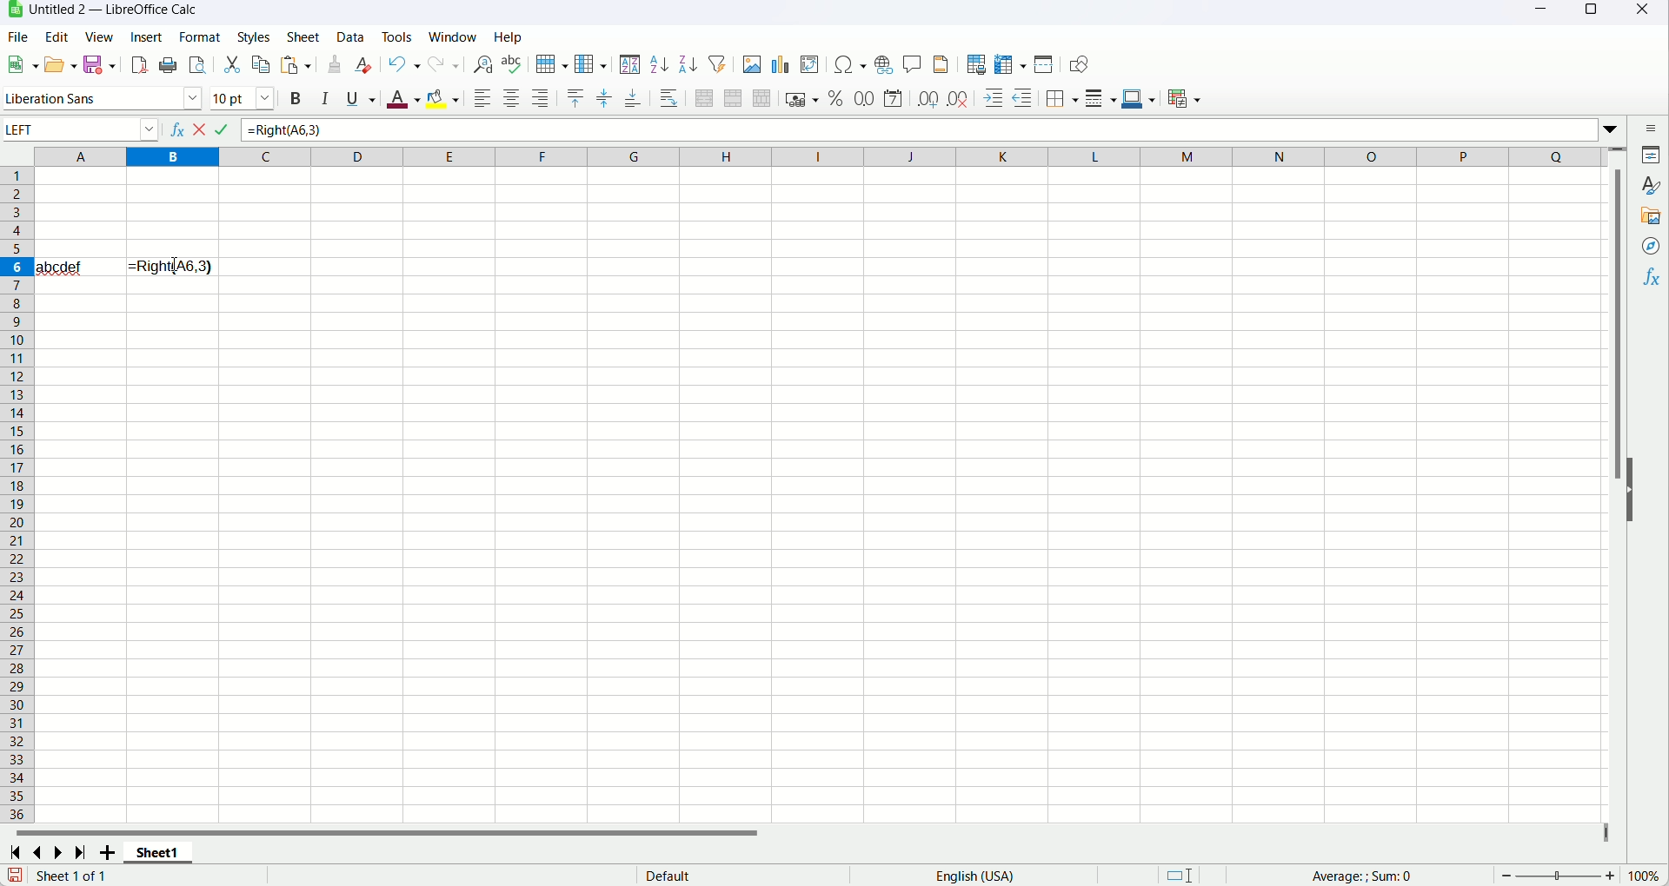  I want to click on format as currency, so click(803, 97).